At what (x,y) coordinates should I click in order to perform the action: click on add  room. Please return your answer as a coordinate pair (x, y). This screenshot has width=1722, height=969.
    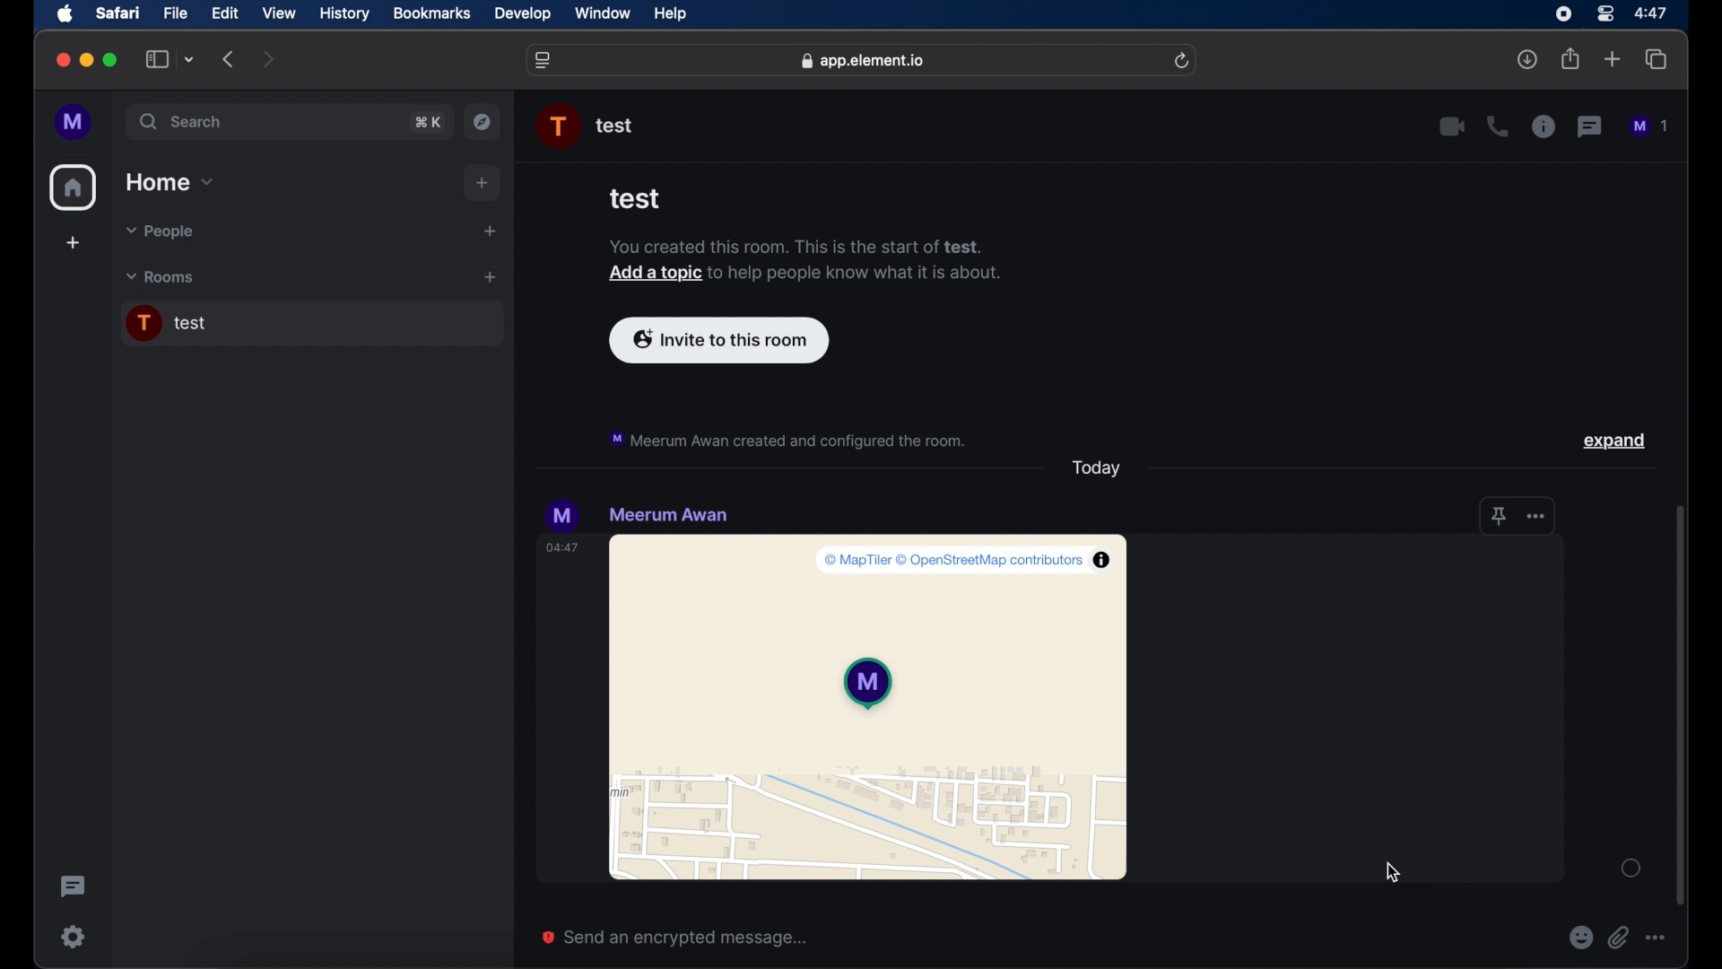
    Looking at the image, I should click on (490, 277).